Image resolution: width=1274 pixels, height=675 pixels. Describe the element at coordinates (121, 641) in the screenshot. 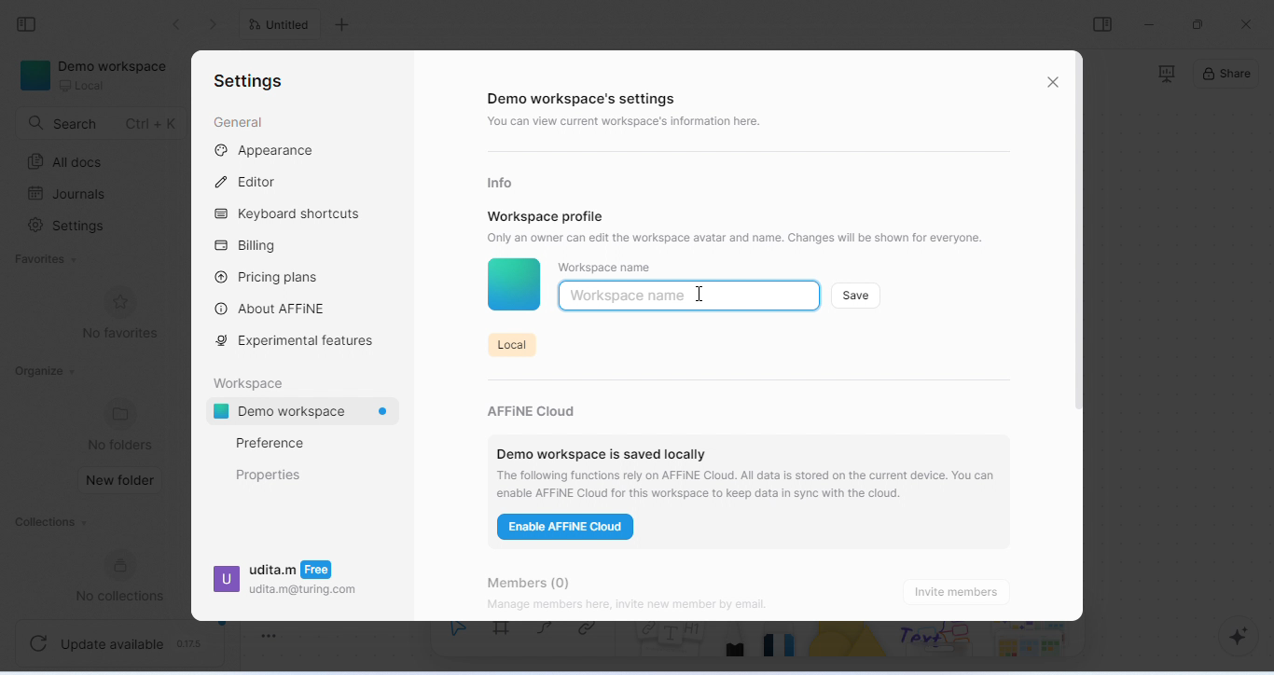

I see `update available` at that location.